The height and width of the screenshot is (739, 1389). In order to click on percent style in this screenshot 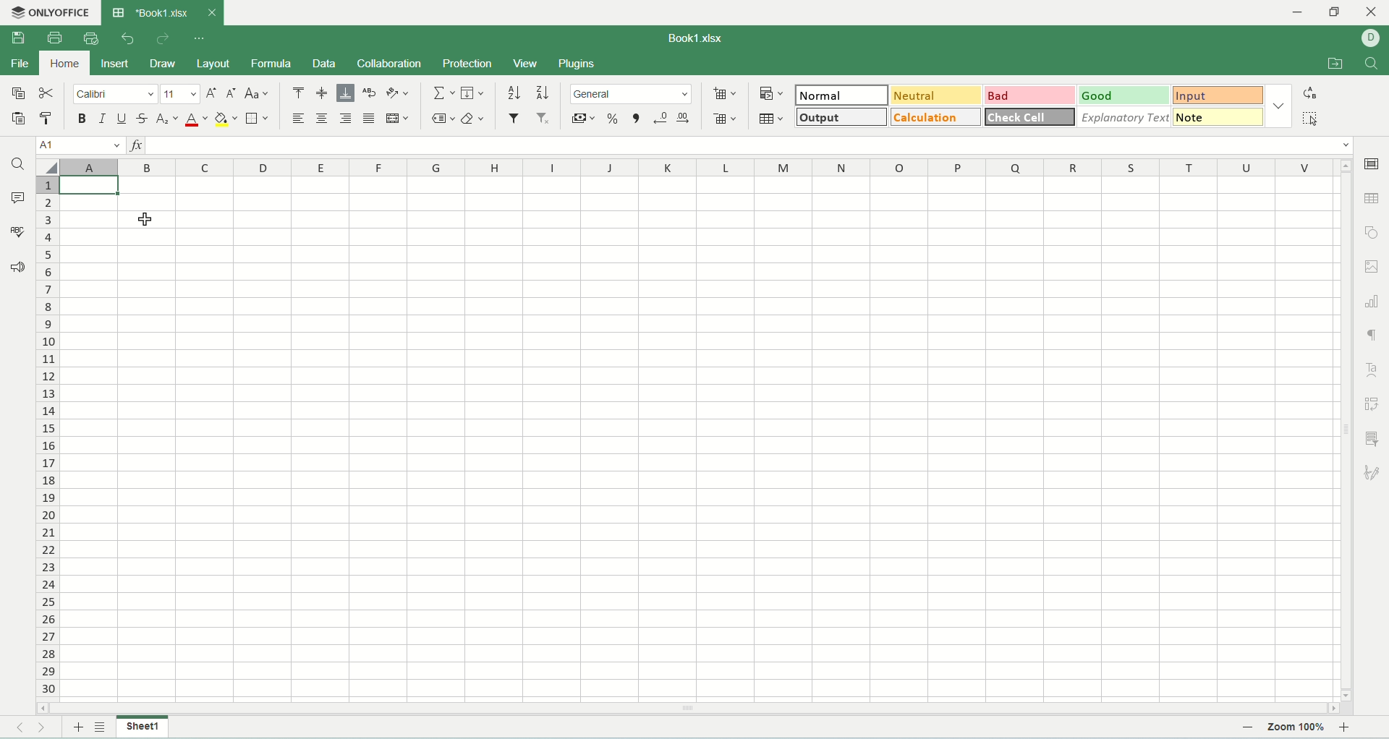, I will do `click(616, 119)`.